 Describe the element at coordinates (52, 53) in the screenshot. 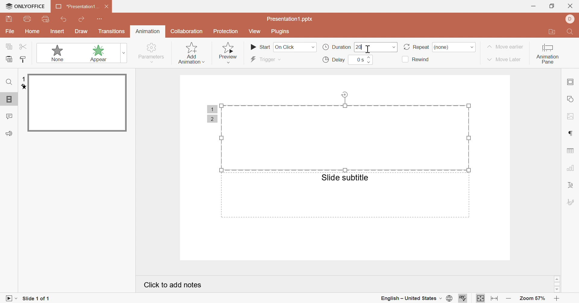

I see `none` at that location.